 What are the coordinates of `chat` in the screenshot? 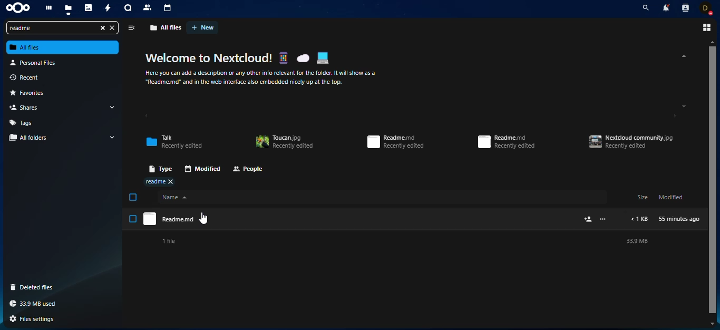 It's located at (128, 9).